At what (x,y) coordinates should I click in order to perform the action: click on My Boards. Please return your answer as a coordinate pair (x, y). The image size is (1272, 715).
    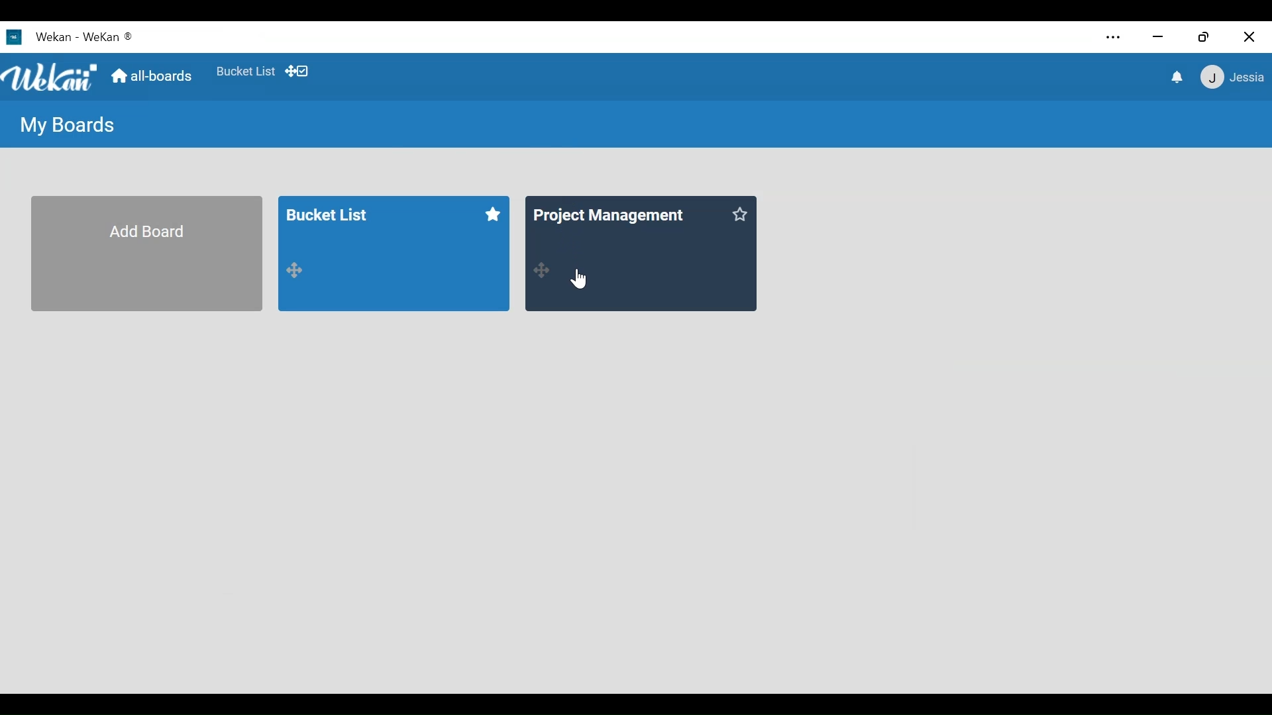
    Looking at the image, I should click on (64, 128).